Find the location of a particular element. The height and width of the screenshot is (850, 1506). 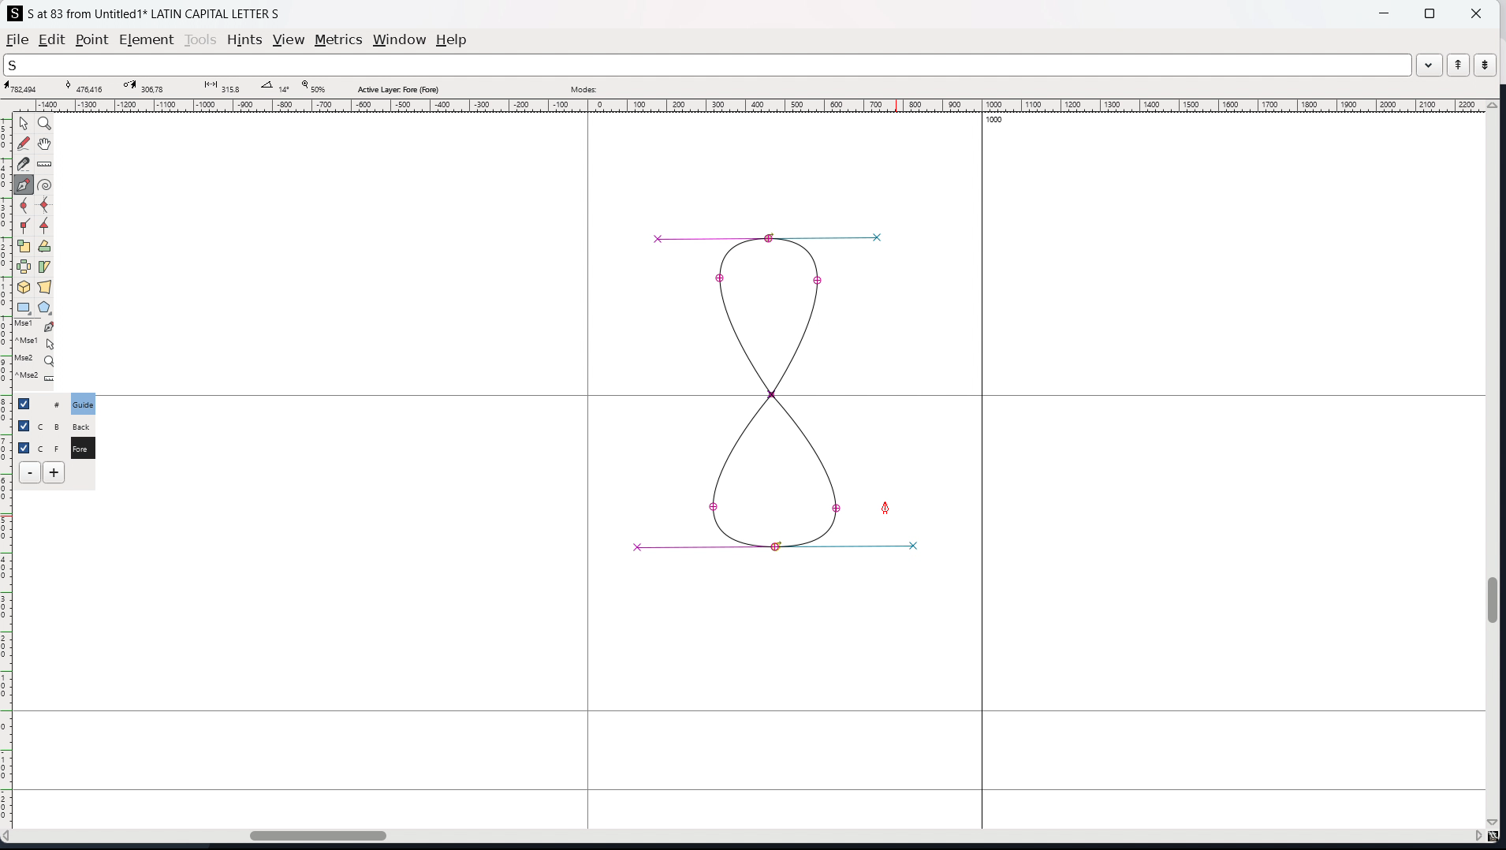

cursor destination coordinate is located at coordinates (149, 87).